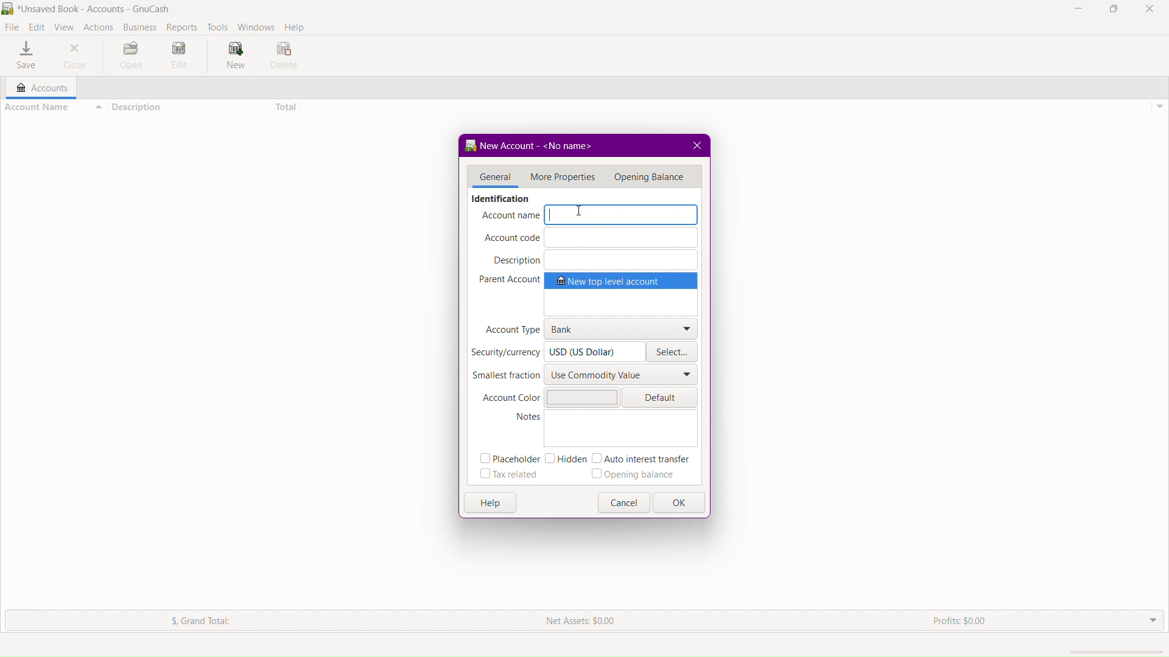 This screenshot has height=657, width=1169. Describe the element at coordinates (491, 178) in the screenshot. I see `General` at that location.